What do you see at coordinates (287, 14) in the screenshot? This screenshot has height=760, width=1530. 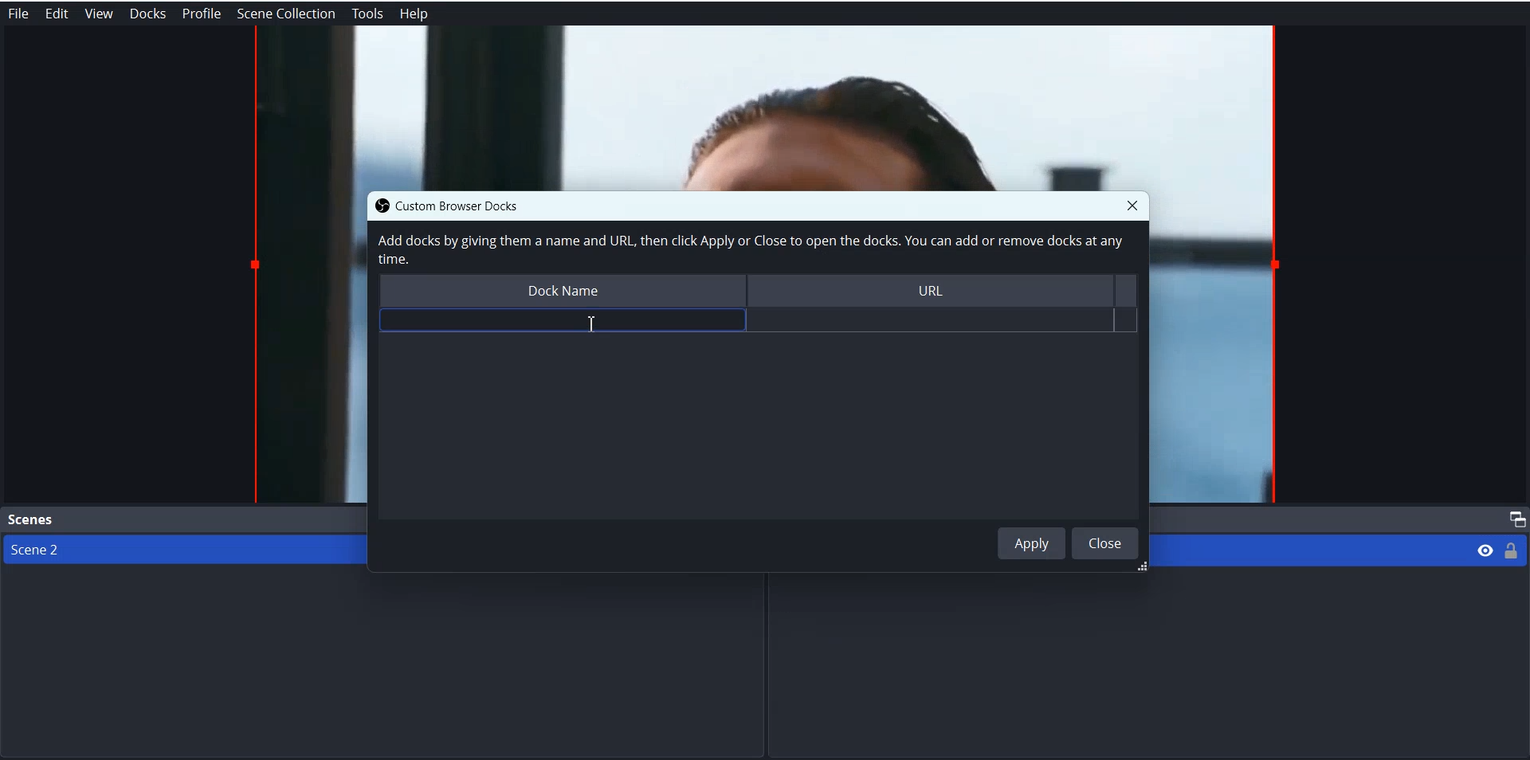 I see `Scene Collection` at bounding box center [287, 14].